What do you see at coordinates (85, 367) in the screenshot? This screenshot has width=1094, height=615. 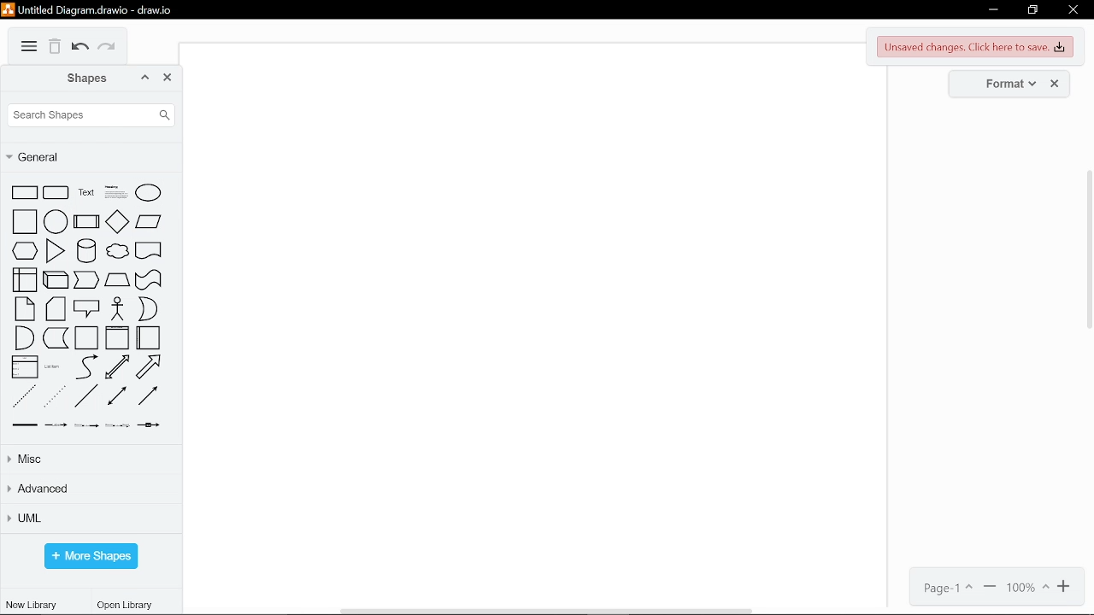 I see `curve` at bounding box center [85, 367].